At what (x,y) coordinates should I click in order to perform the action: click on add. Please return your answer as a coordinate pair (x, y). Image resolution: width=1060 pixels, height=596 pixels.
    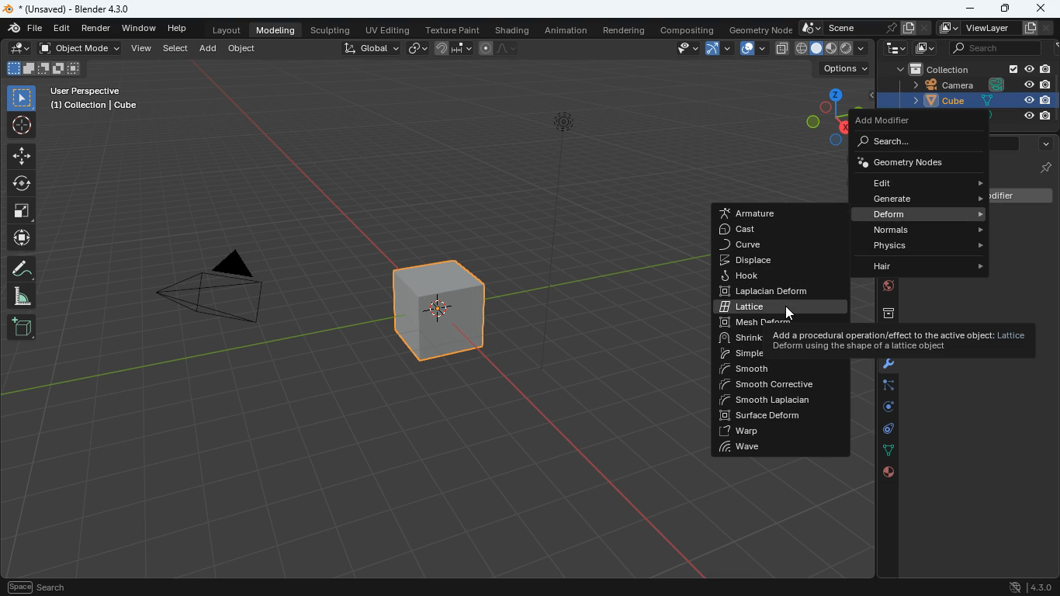
    Looking at the image, I should click on (206, 49).